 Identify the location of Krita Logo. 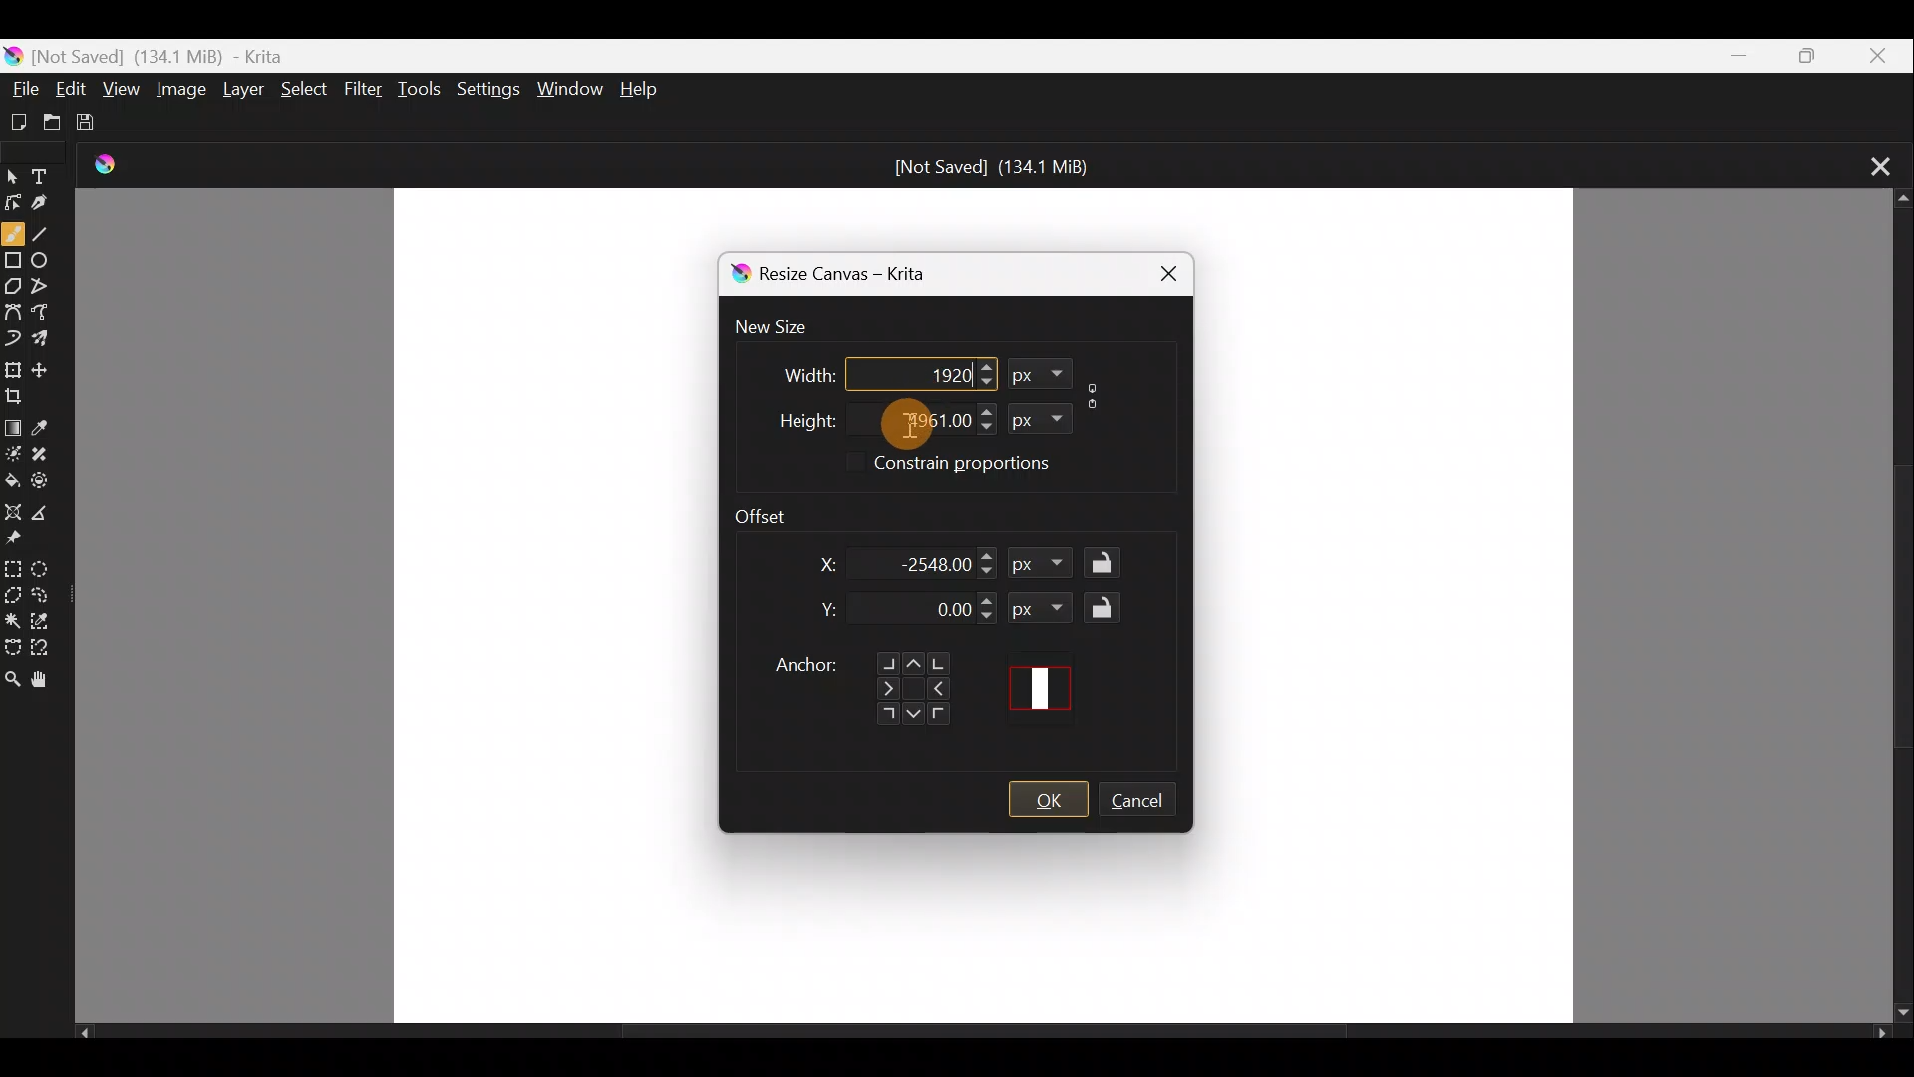
(114, 164).